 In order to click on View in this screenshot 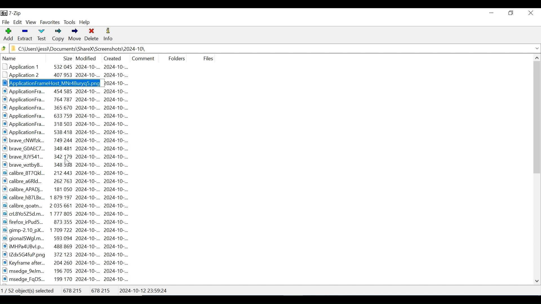, I will do `click(31, 23)`.